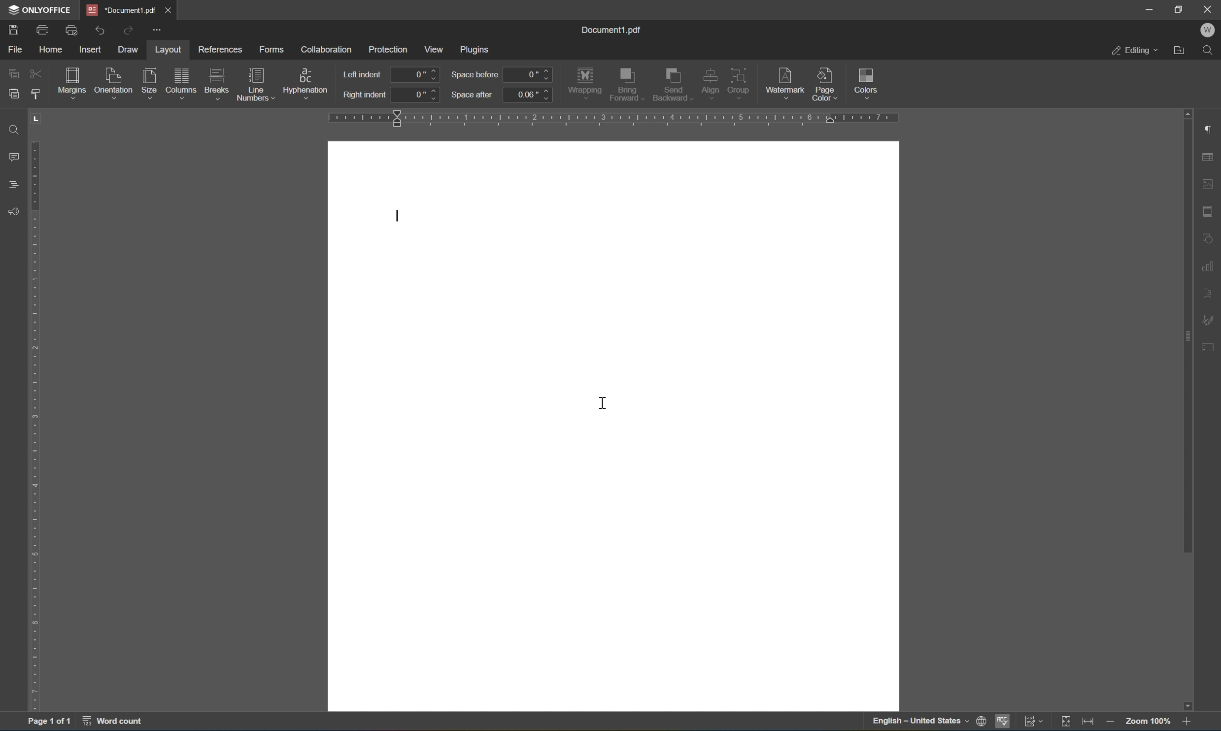  What do you see at coordinates (35, 413) in the screenshot?
I see `ruler` at bounding box center [35, 413].